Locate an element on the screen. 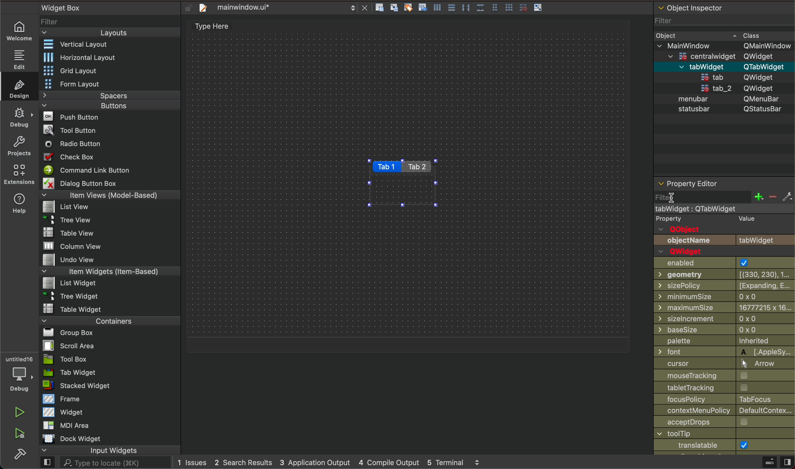 Image resolution: width=795 pixels, height=469 pixels. Table Widget is located at coordinates (69, 308).